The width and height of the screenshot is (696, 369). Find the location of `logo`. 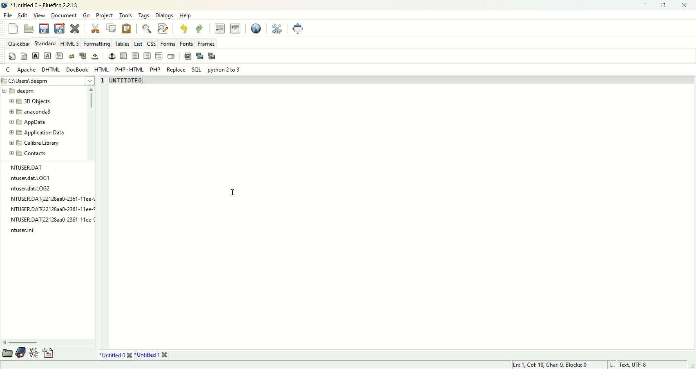

logo is located at coordinates (4, 5).